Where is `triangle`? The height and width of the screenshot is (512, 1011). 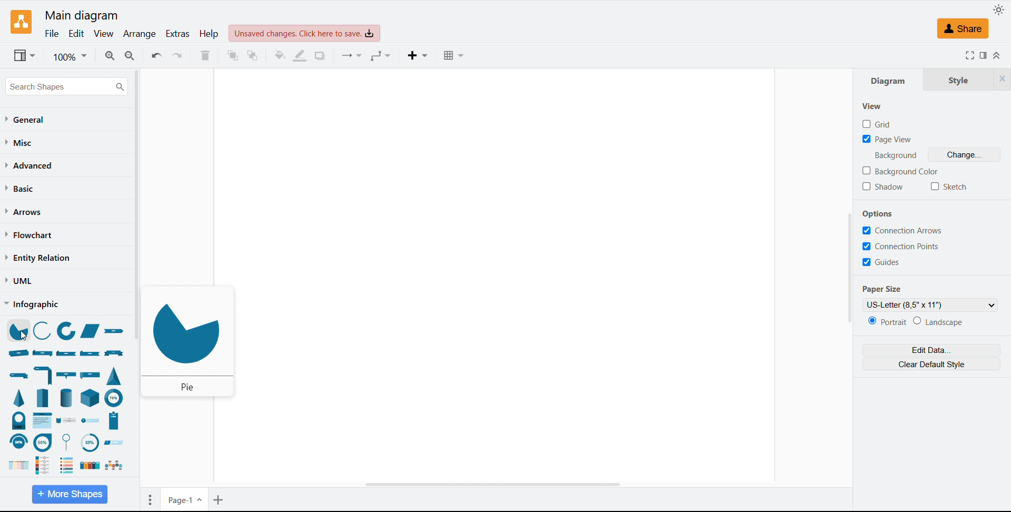 triangle is located at coordinates (113, 376).